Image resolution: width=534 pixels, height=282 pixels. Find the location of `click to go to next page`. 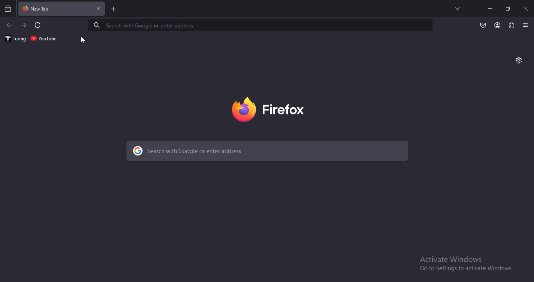

click to go to next page is located at coordinates (24, 25).